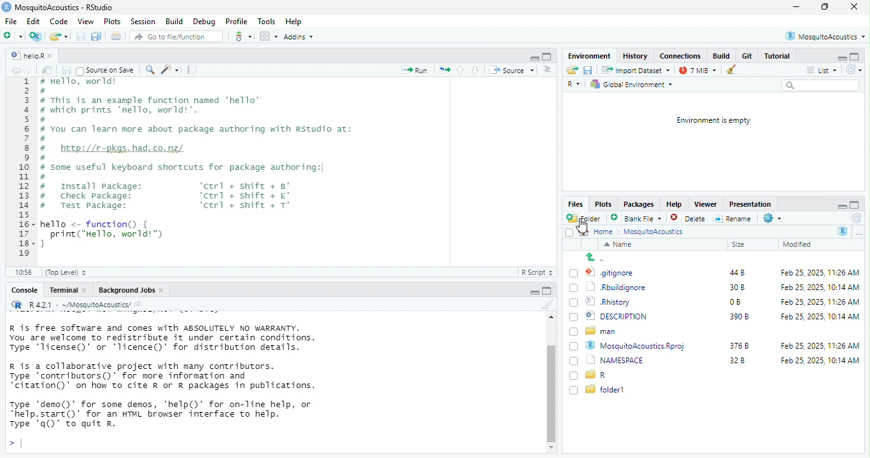  Describe the element at coordinates (603, 375) in the screenshot. I see `r` at that location.